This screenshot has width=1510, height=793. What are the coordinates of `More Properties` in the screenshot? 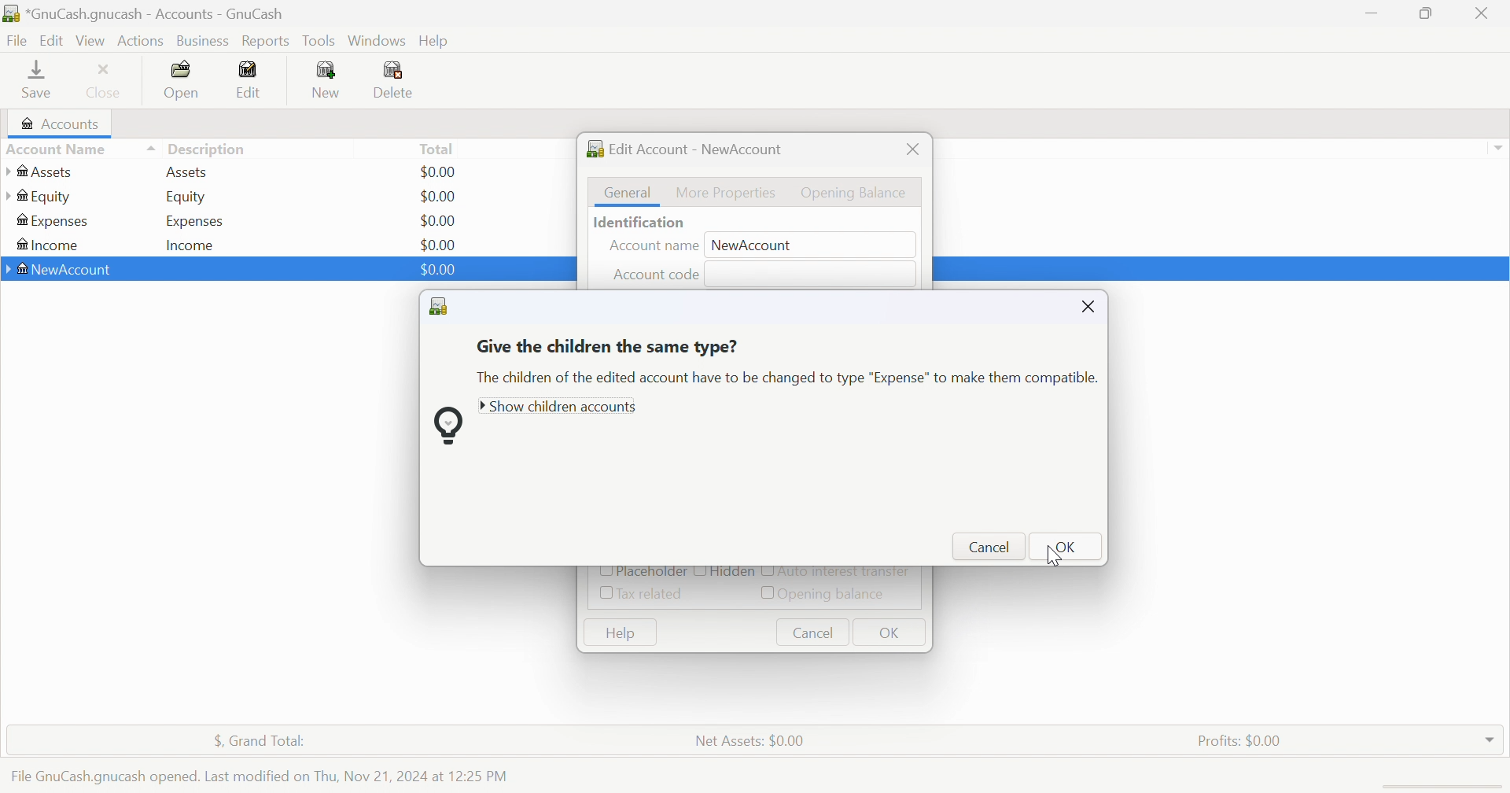 It's located at (726, 191).